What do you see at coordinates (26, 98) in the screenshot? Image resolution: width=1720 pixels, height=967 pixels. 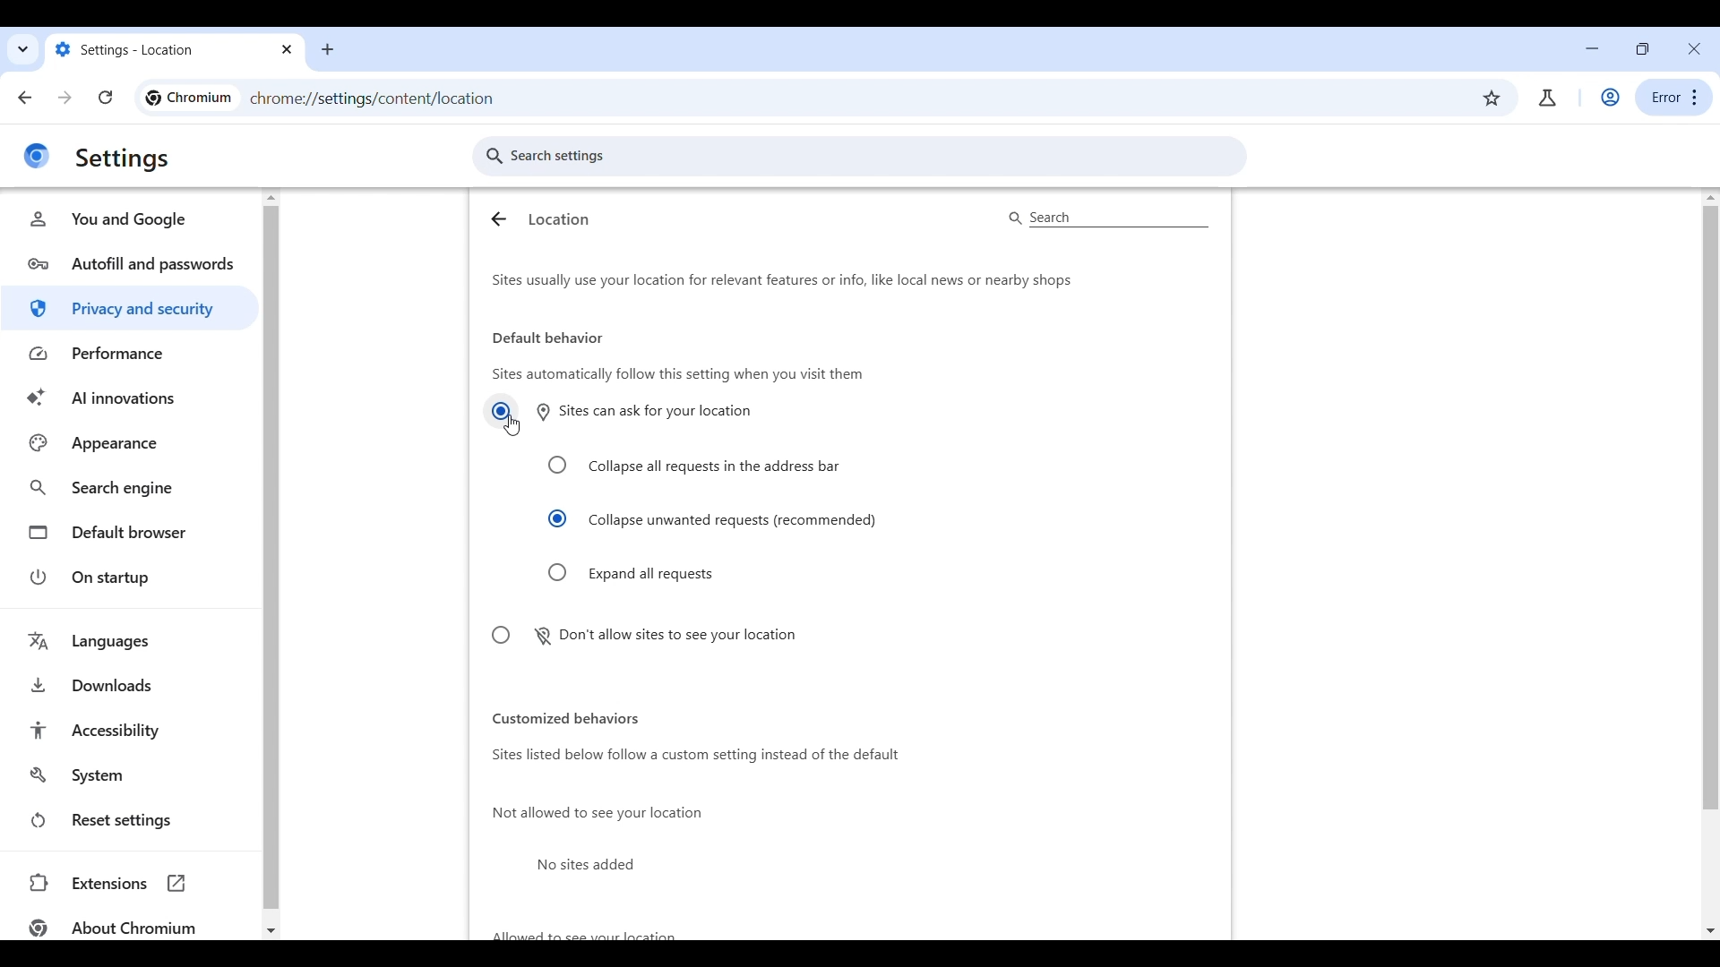 I see `Go back` at bounding box center [26, 98].